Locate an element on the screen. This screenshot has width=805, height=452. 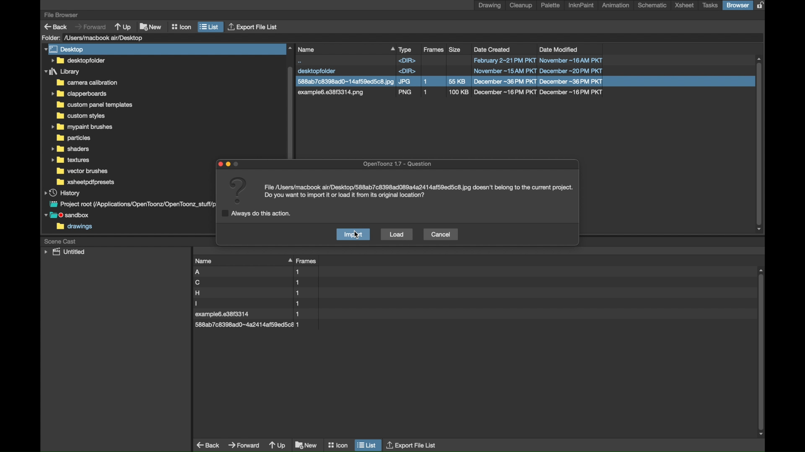
file is located at coordinates (451, 82).